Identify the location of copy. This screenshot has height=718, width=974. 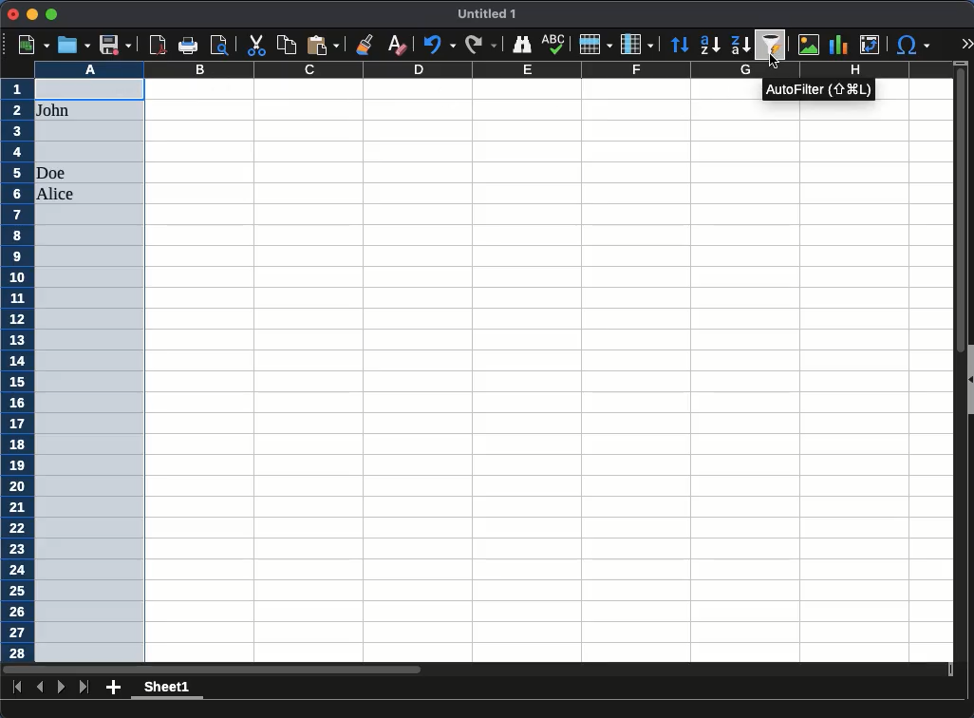
(288, 46).